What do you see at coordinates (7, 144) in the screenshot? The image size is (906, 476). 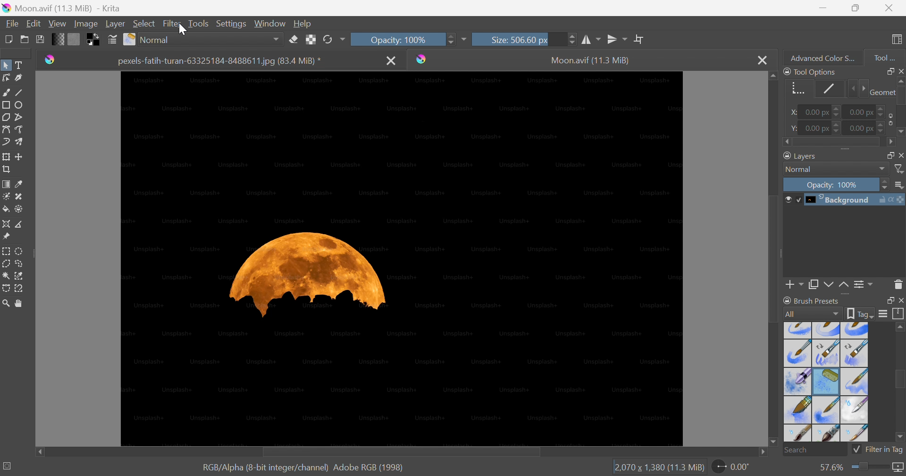 I see `Dynamic brush tool` at bounding box center [7, 144].